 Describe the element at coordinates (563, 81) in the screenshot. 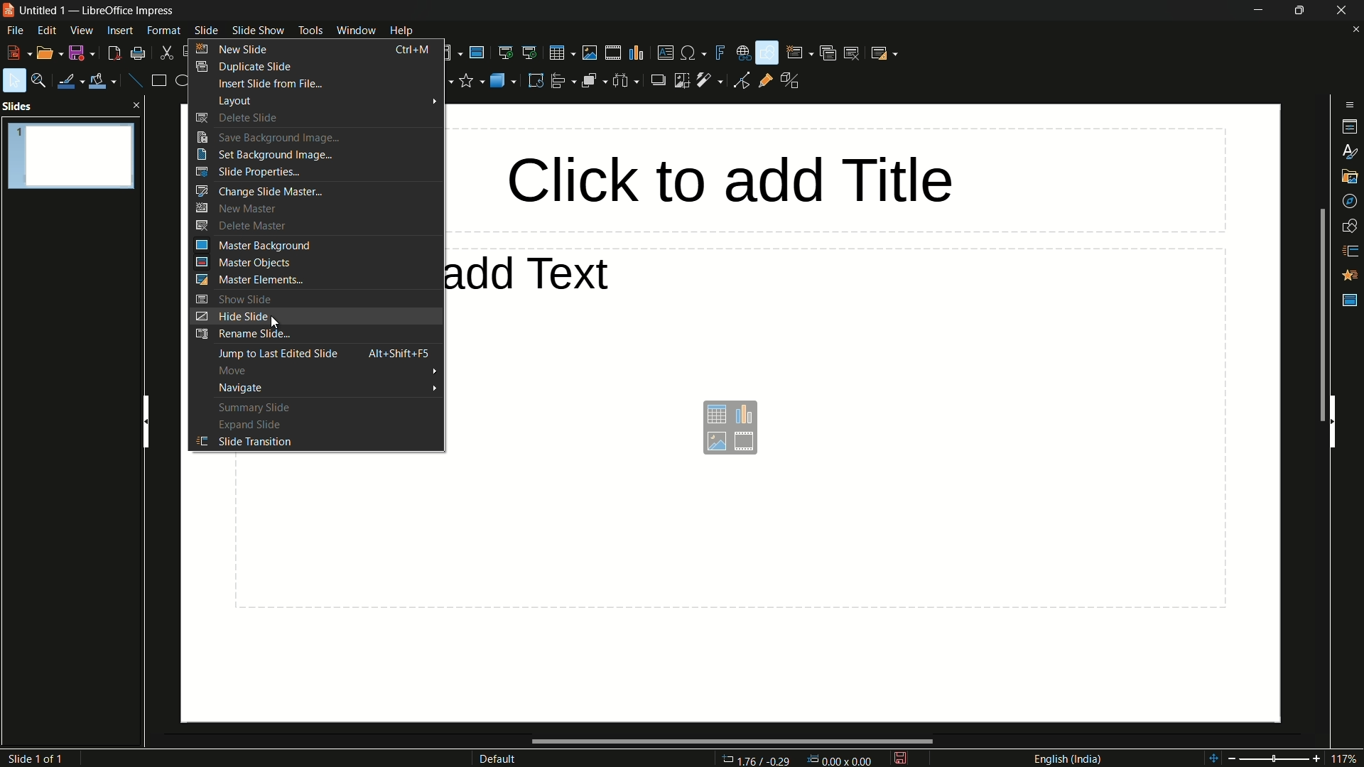

I see `align objects` at that location.